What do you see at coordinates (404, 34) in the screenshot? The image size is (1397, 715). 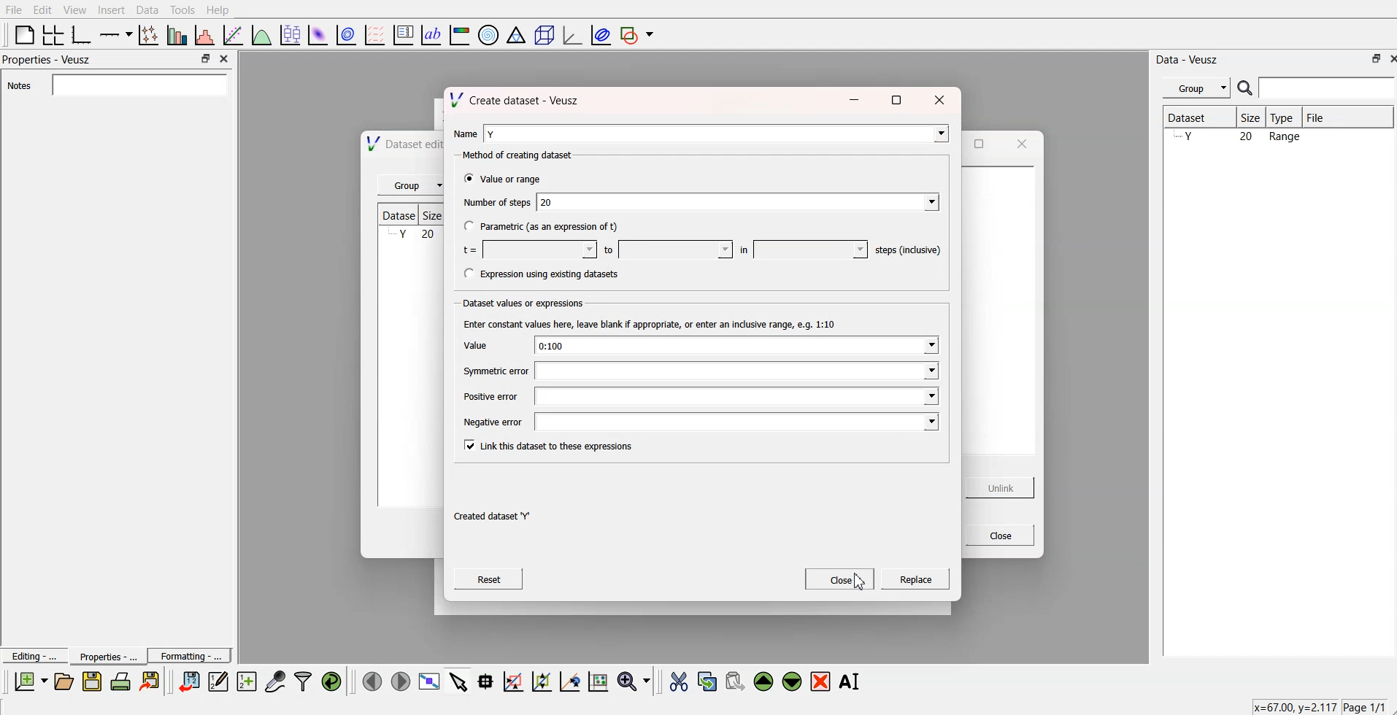 I see `plot key` at bounding box center [404, 34].